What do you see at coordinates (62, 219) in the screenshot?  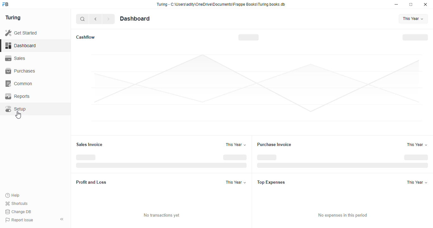 I see `collapse` at bounding box center [62, 219].